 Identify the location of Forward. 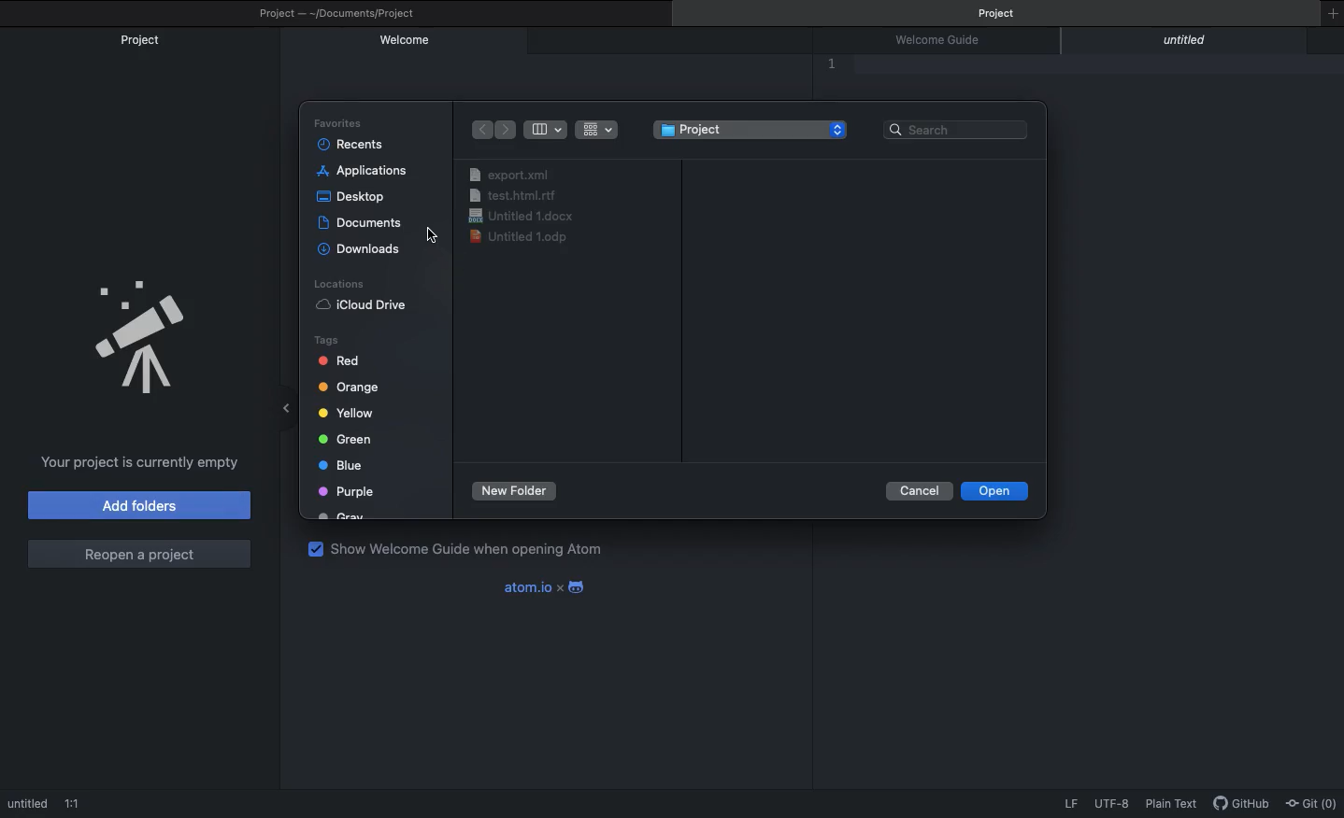
(506, 131).